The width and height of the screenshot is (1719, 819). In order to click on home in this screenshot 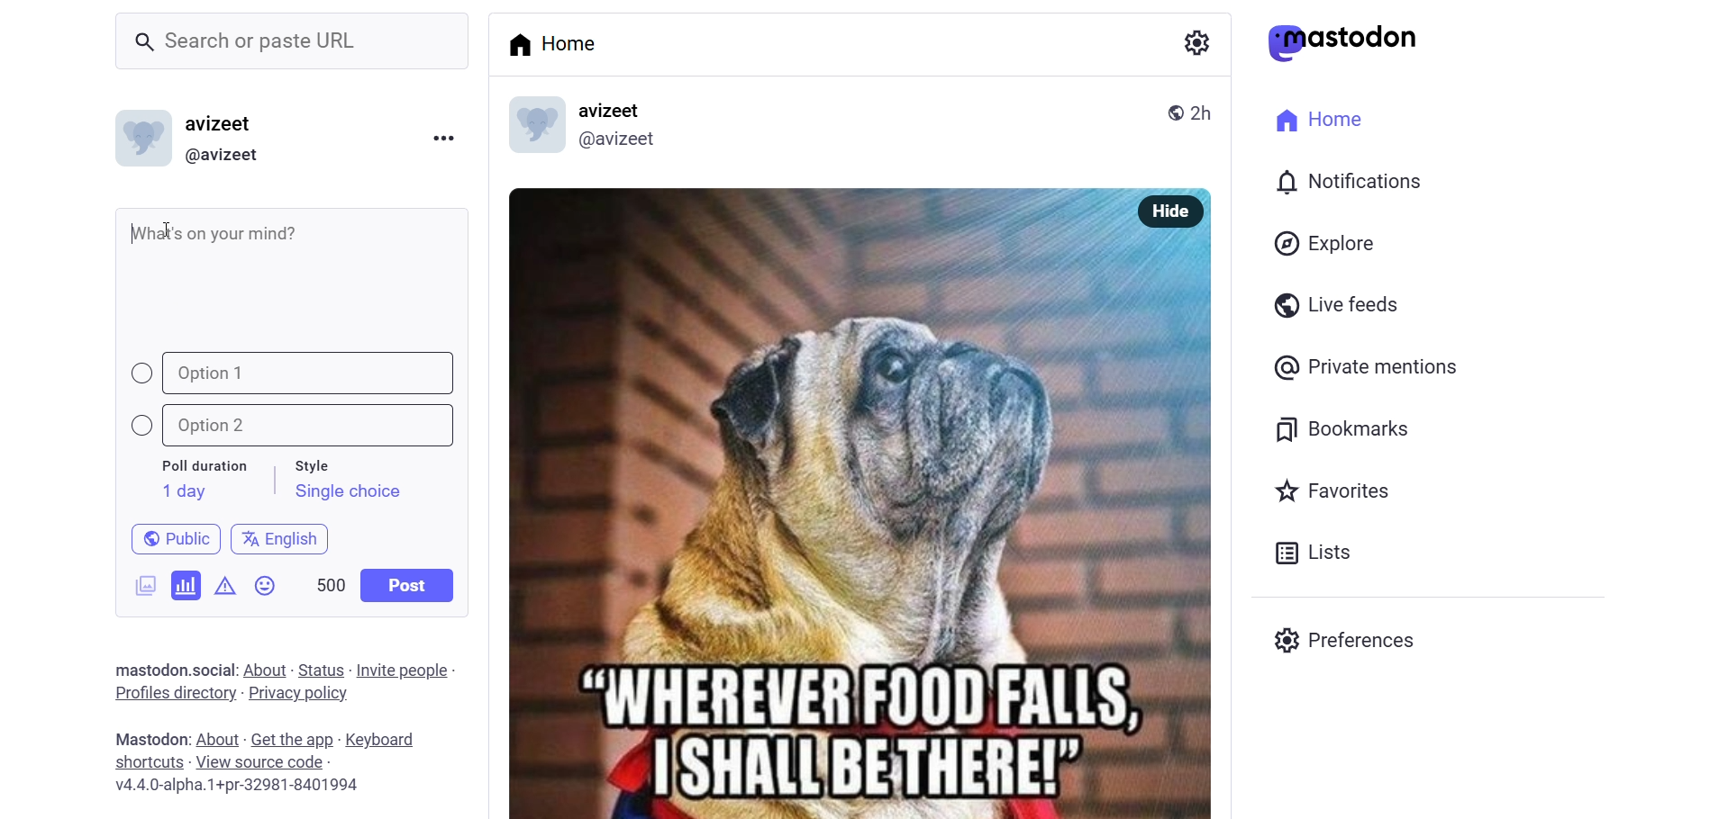, I will do `click(559, 43)`.